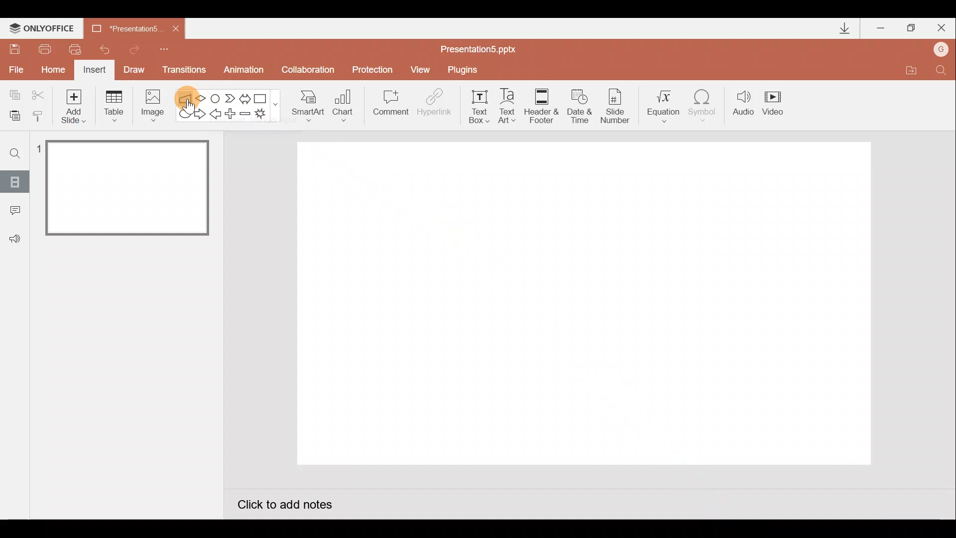  What do you see at coordinates (13, 93) in the screenshot?
I see `Copy` at bounding box center [13, 93].